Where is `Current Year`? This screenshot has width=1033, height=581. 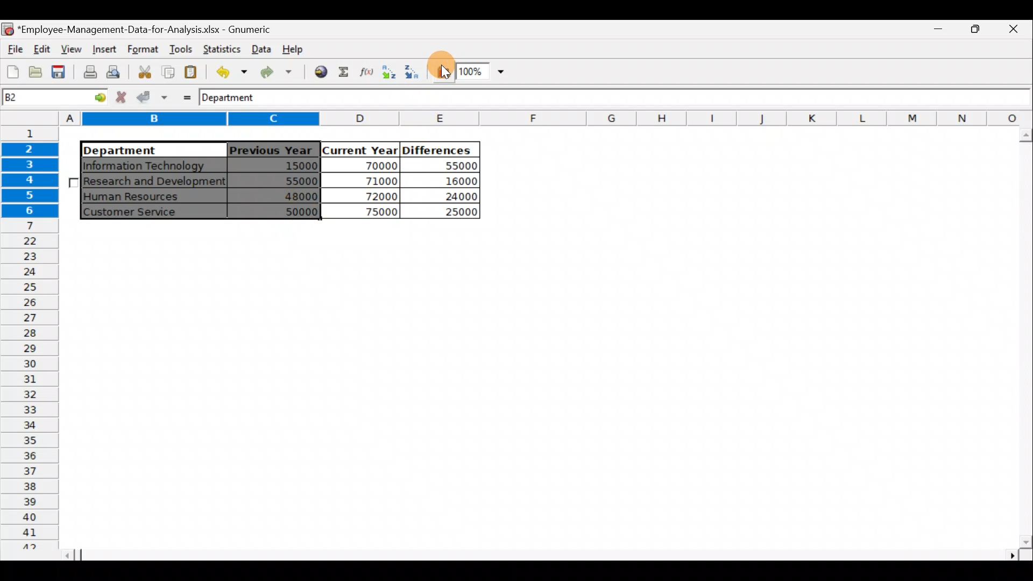
Current Year is located at coordinates (359, 149).